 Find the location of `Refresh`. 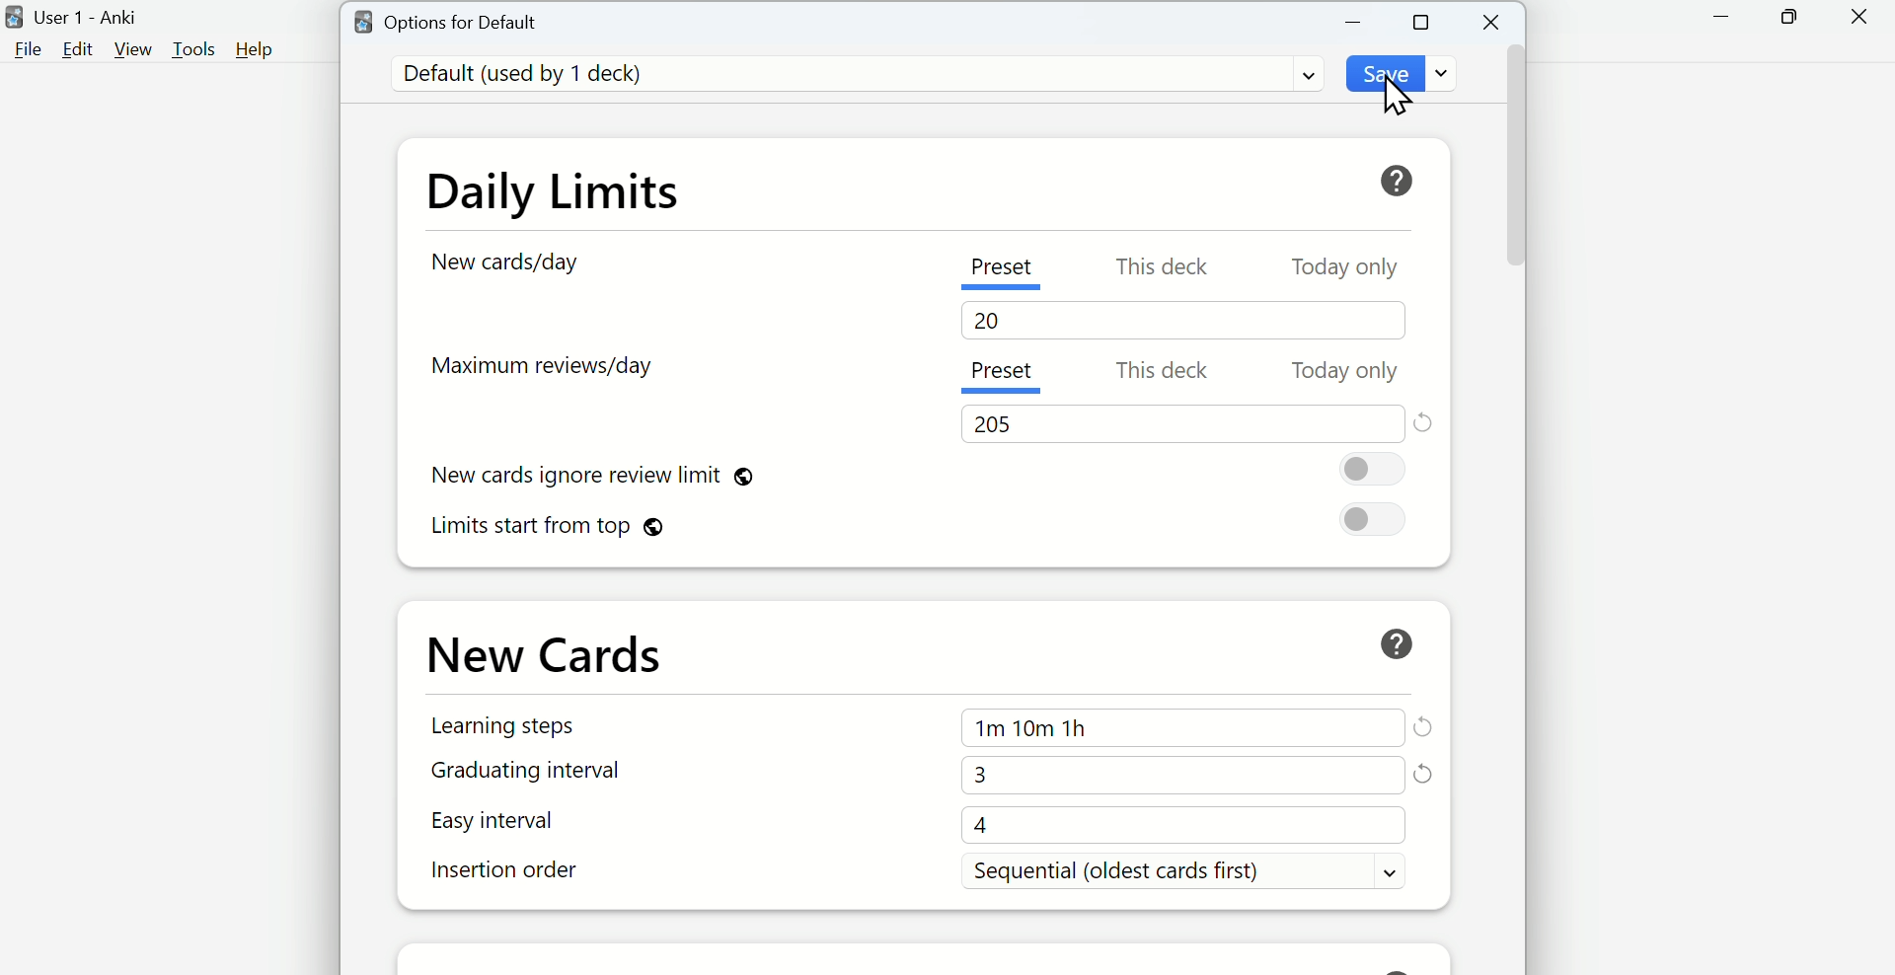

Refresh is located at coordinates (1422, 719).